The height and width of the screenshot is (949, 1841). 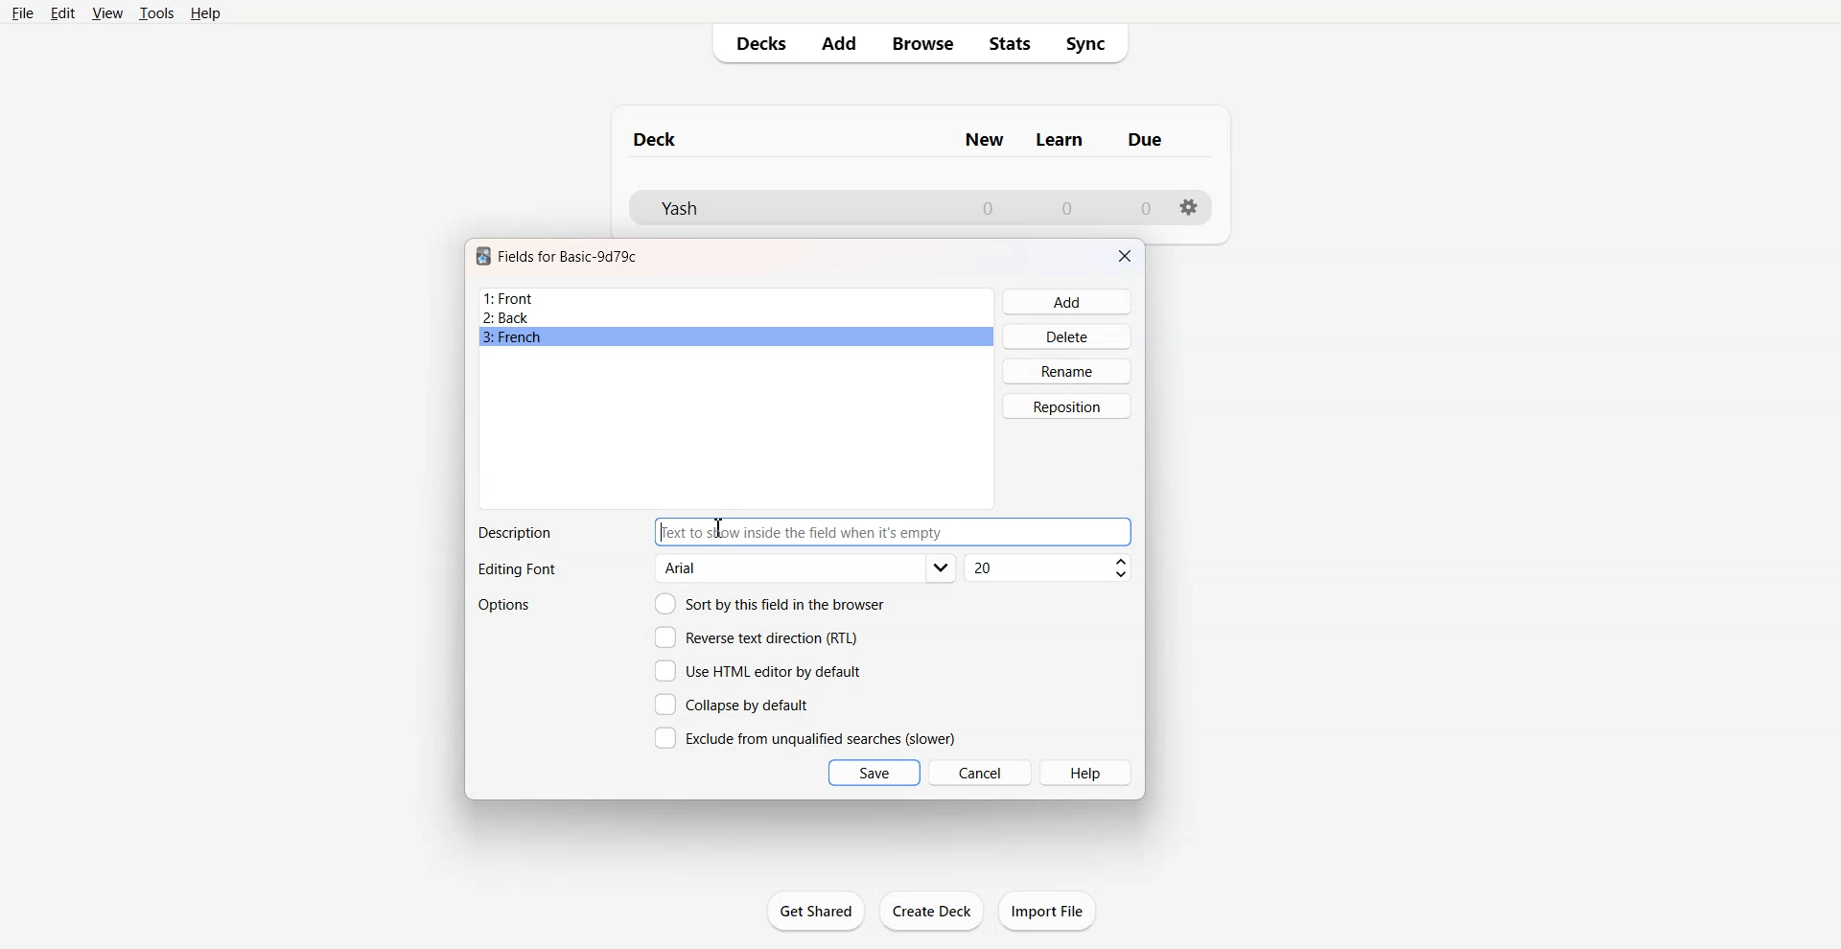 What do you see at coordinates (156, 12) in the screenshot?
I see `Tools` at bounding box center [156, 12].